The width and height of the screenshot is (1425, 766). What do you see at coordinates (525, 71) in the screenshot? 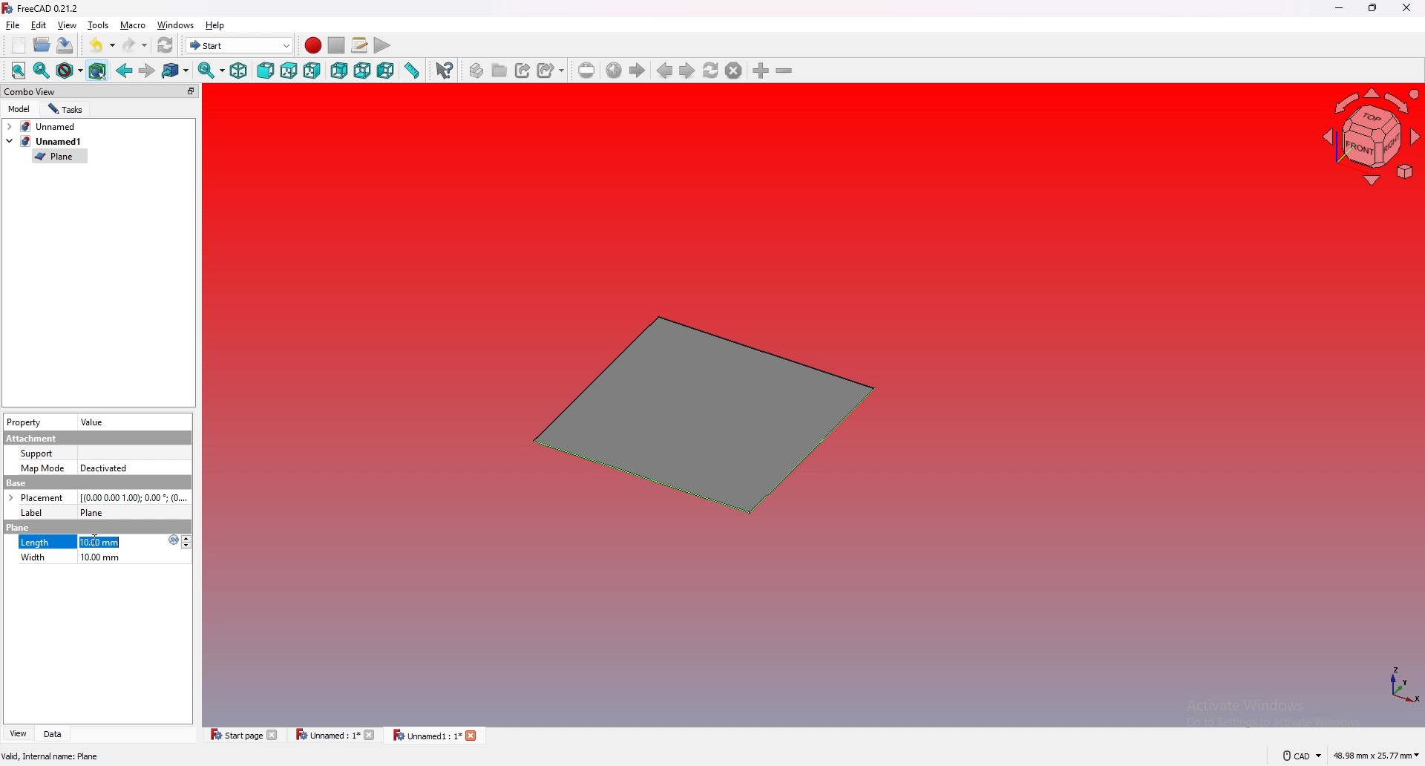
I see `create link` at bounding box center [525, 71].